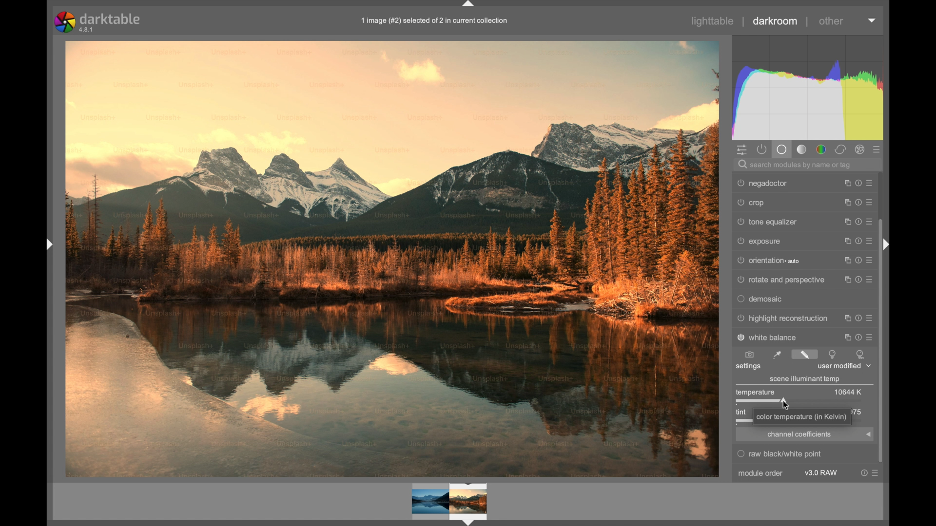  Describe the element at coordinates (845, 219) in the screenshot. I see `instance` at that location.